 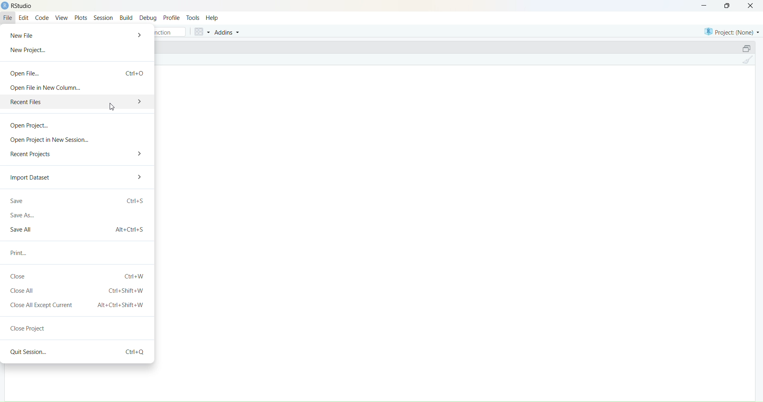 I want to click on Help, so click(x=212, y=18).